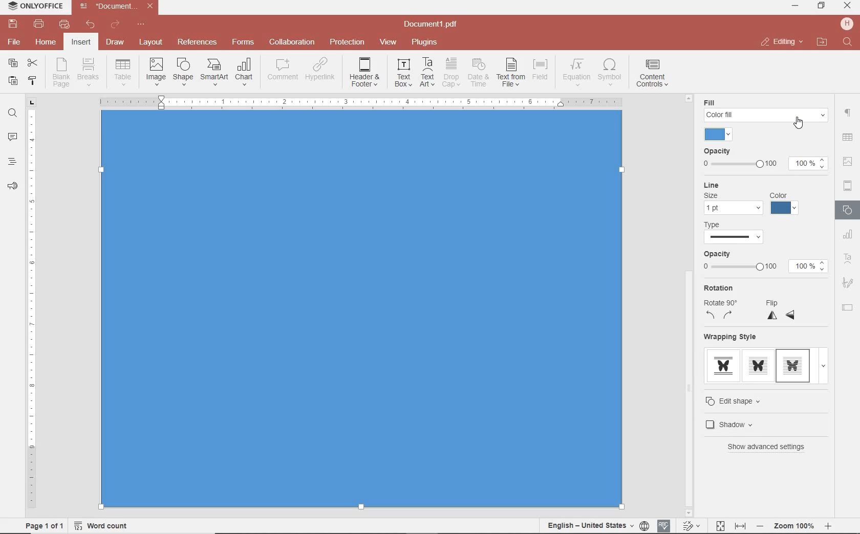 The height and width of the screenshot is (534, 860). I want to click on track change, so click(690, 526).